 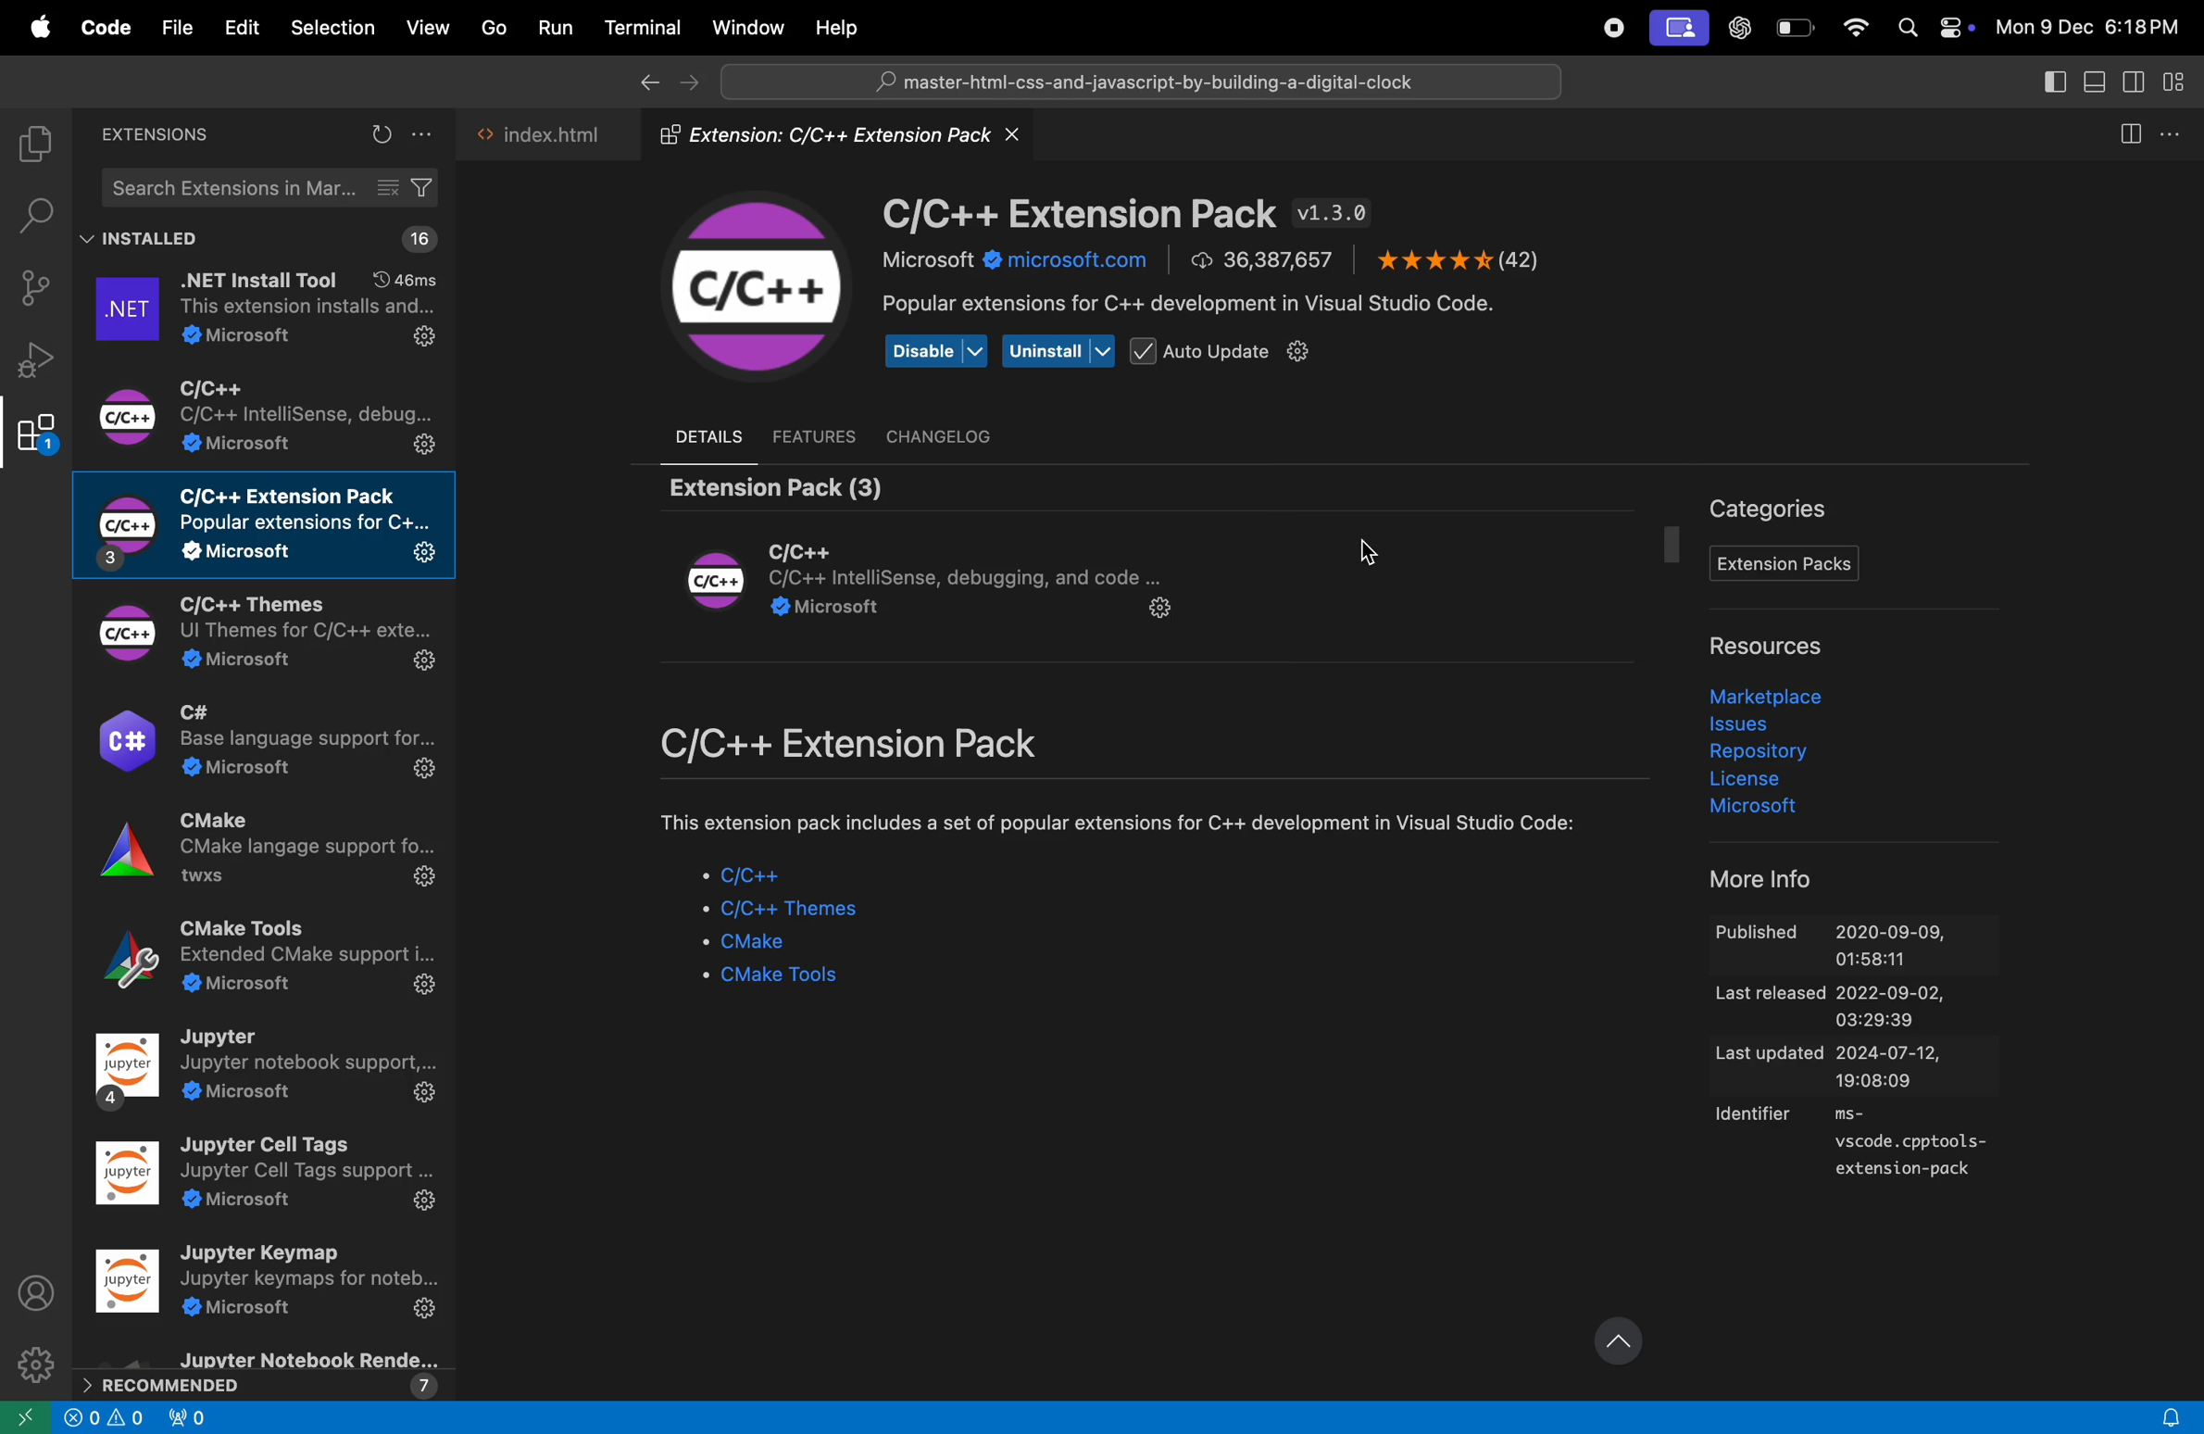 What do you see at coordinates (2171, 1409) in the screenshot?
I see `alert` at bounding box center [2171, 1409].